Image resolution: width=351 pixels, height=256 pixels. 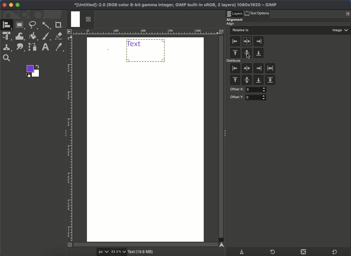 I want to click on Align to the center - horizontally, so click(x=247, y=53).